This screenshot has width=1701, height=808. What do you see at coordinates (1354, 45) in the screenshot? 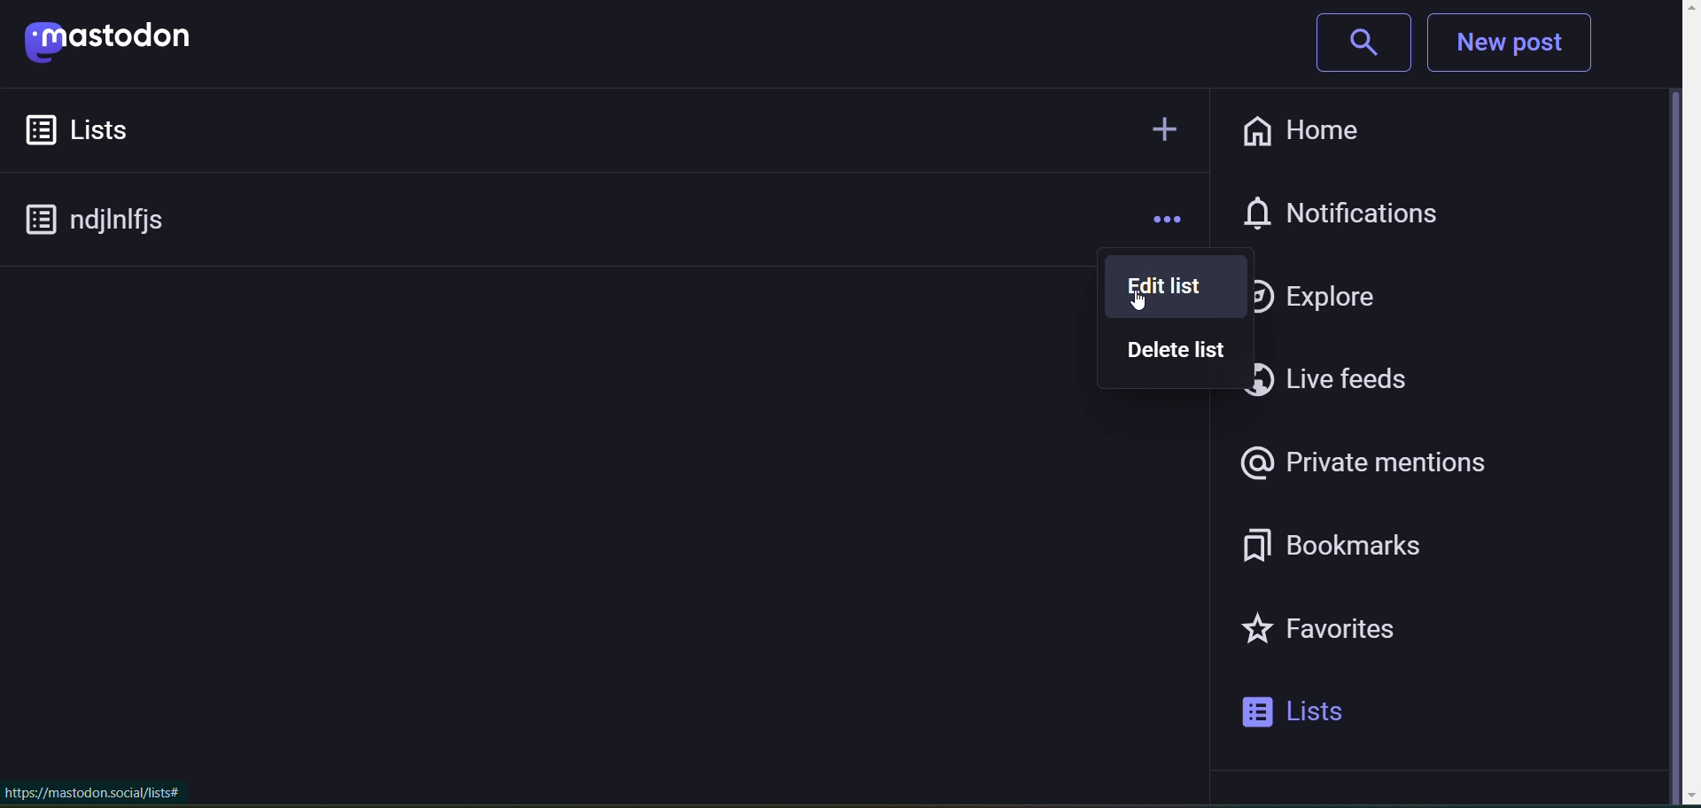
I see `search bar` at bounding box center [1354, 45].